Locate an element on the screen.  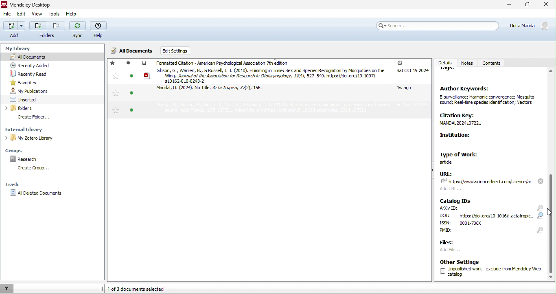
create group is located at coordinates (35, 169).